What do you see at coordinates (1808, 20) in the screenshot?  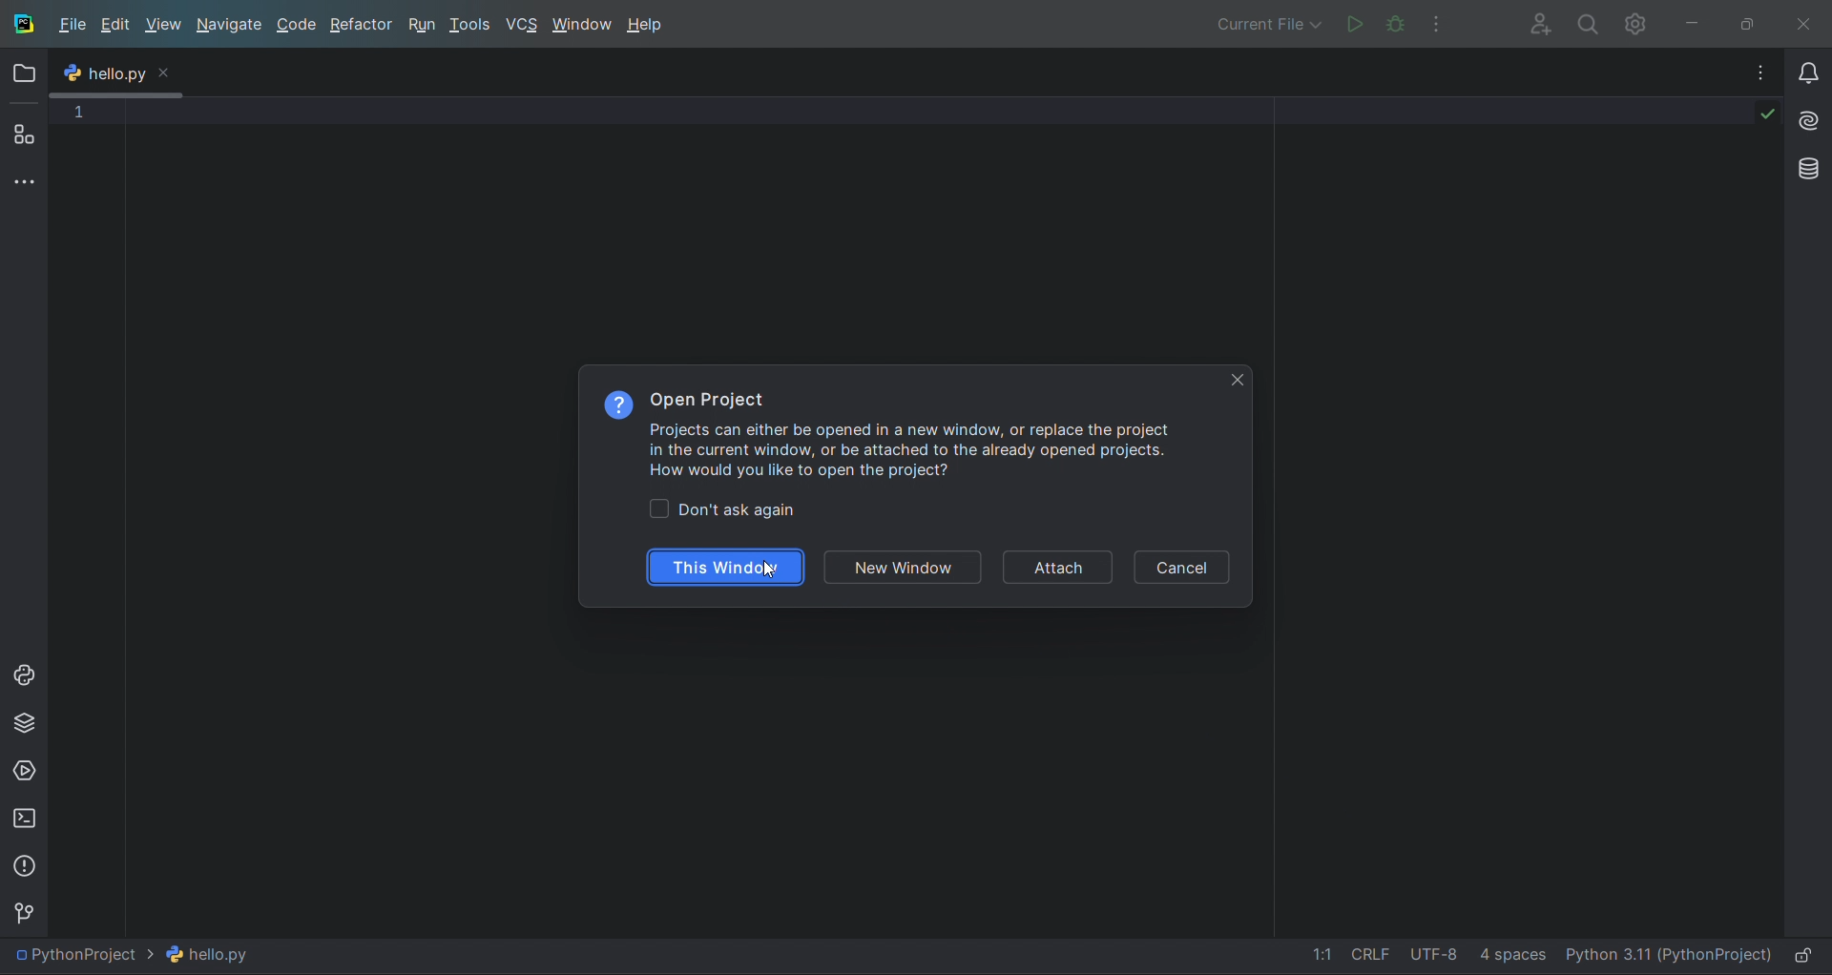 I see `close` at bounding box center [1808, 20].